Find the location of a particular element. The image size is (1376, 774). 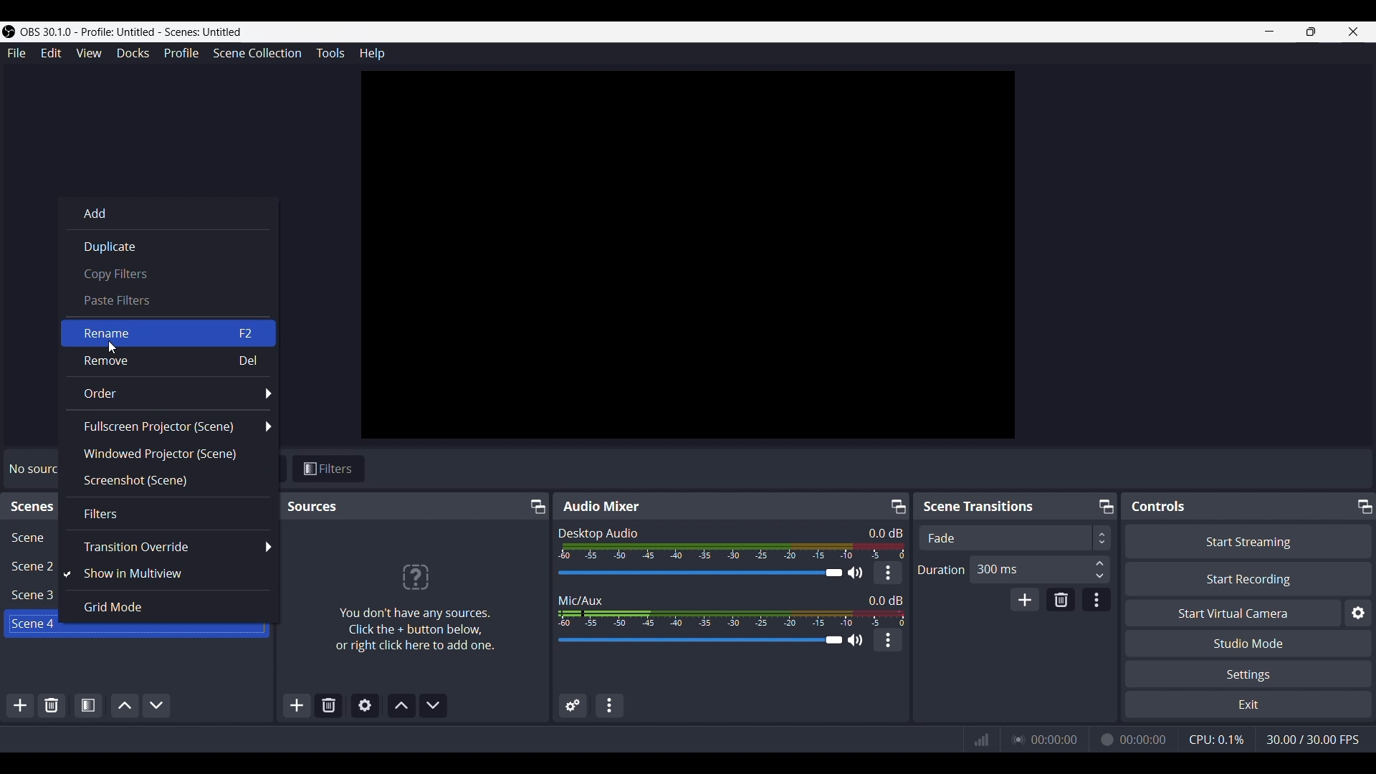

Remove transition is located at coordinates (1059, 600).